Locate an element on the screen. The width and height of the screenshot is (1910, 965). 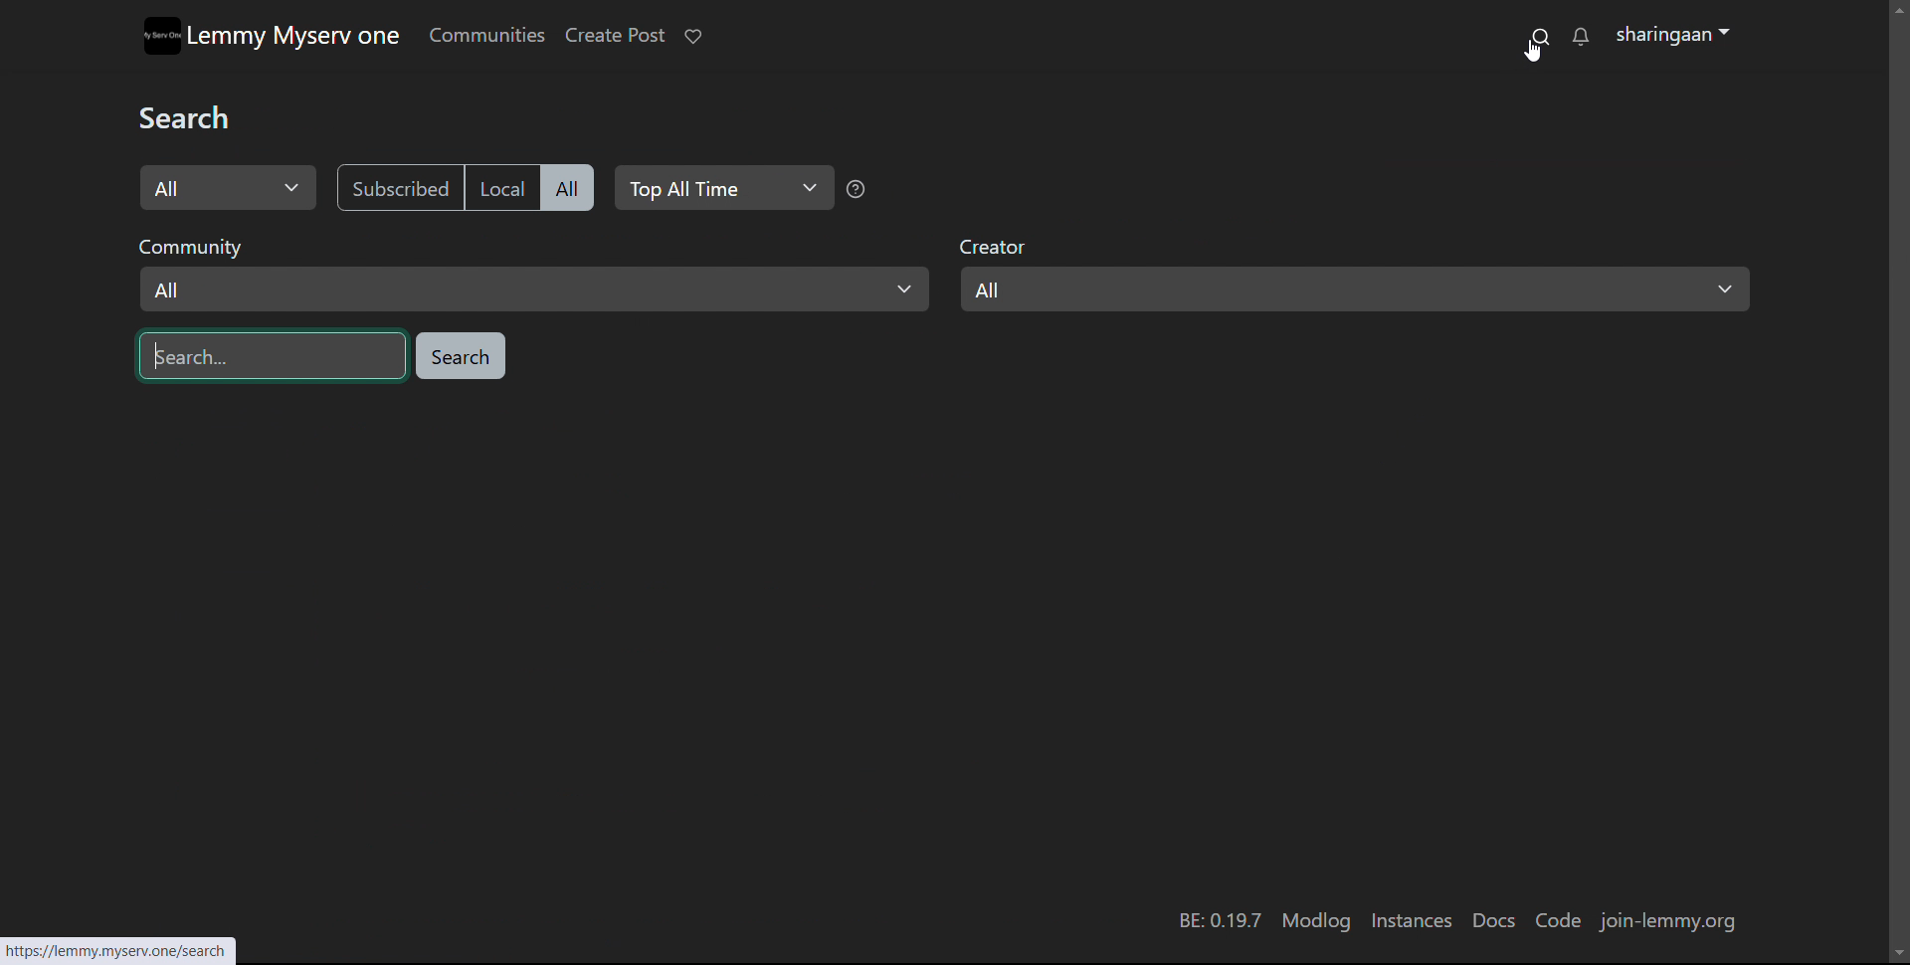
sharingaan(profile) is located at coordinates (1676, 35).